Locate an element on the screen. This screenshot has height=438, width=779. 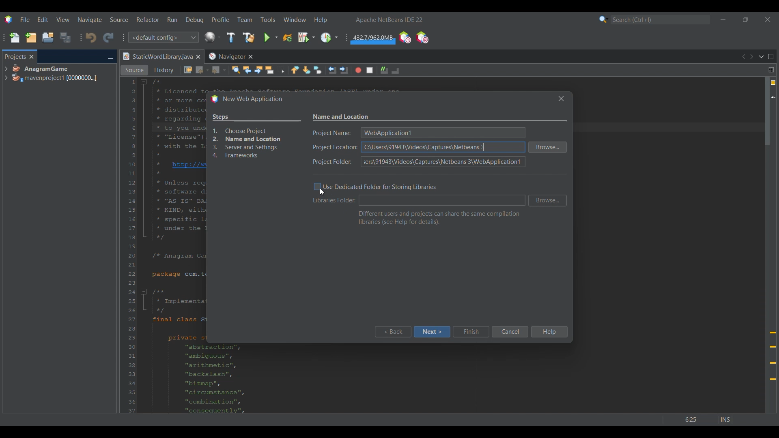
Toggle for dedicated folder is located at coordinates (375, 187).